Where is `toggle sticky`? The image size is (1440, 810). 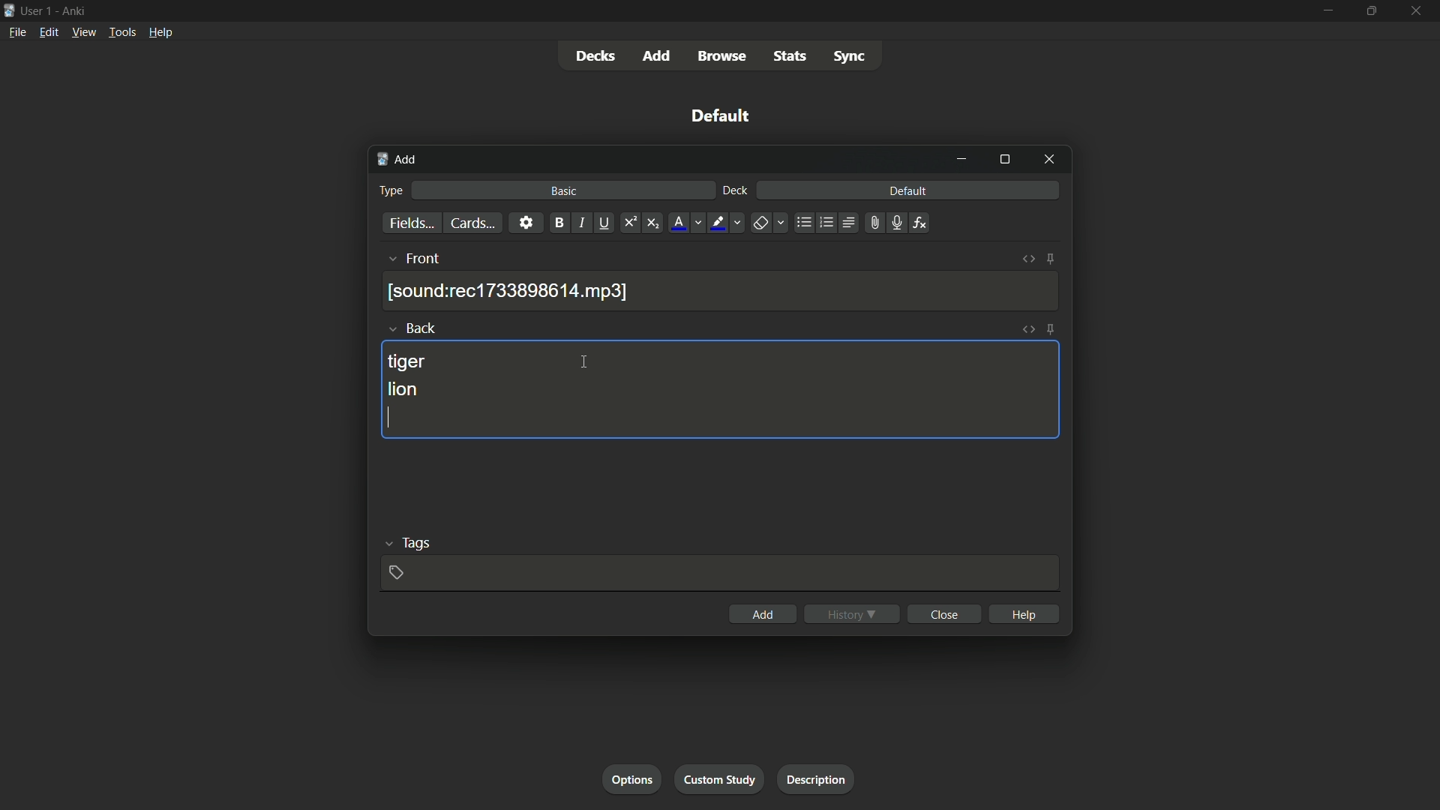
toggle sticky is located at coordinates (1051, 329).